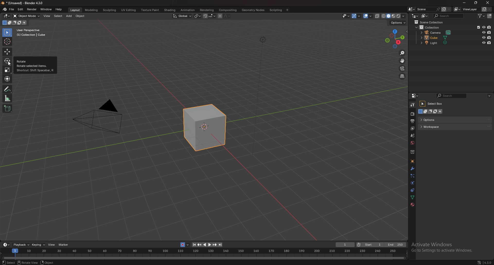 Image resolution: width=494 pixels, height=265 pixels. What do you see at coordinates (412, 161) in the screenshot?
I see `object` at bounding box center [412, 161].